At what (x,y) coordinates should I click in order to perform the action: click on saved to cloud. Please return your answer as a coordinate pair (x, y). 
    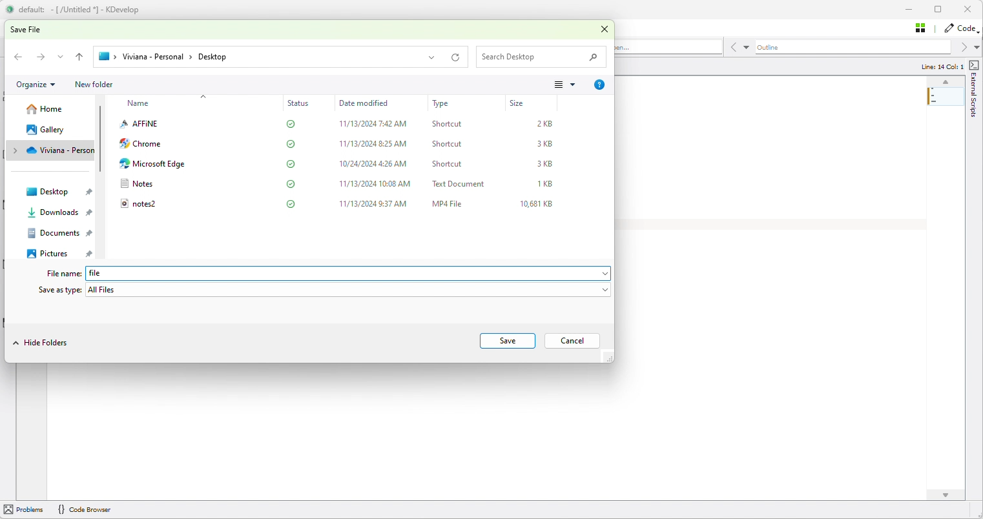
    Looking at the image, I should click on (291, 183).